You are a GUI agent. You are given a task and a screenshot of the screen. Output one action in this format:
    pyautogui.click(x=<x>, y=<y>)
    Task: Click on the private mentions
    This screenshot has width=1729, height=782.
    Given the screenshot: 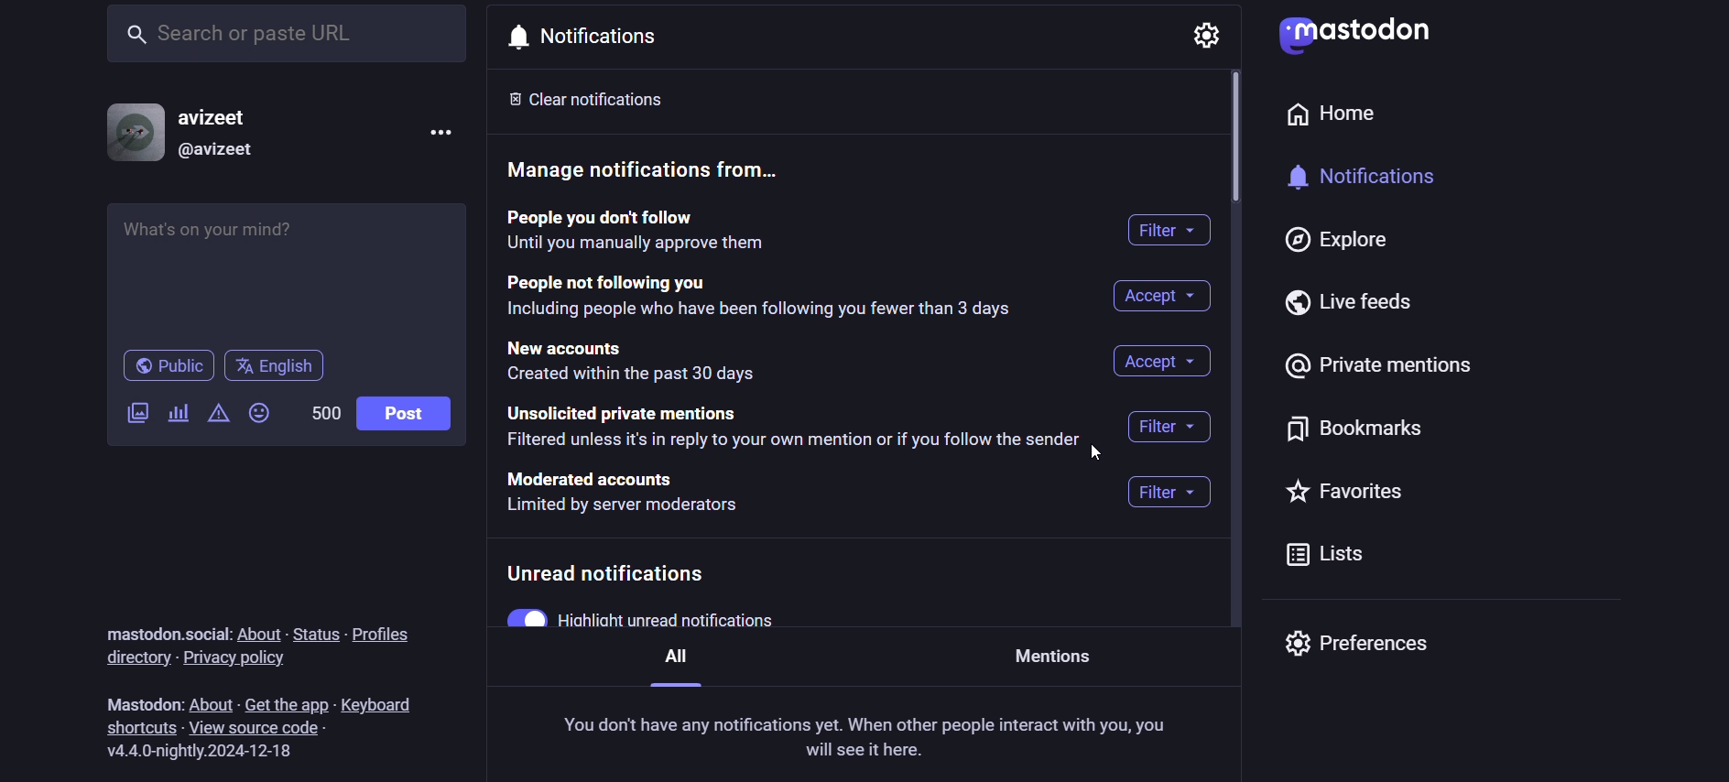 What is the action you would take?
    pyautogui.click(x=1378, y=367)
    